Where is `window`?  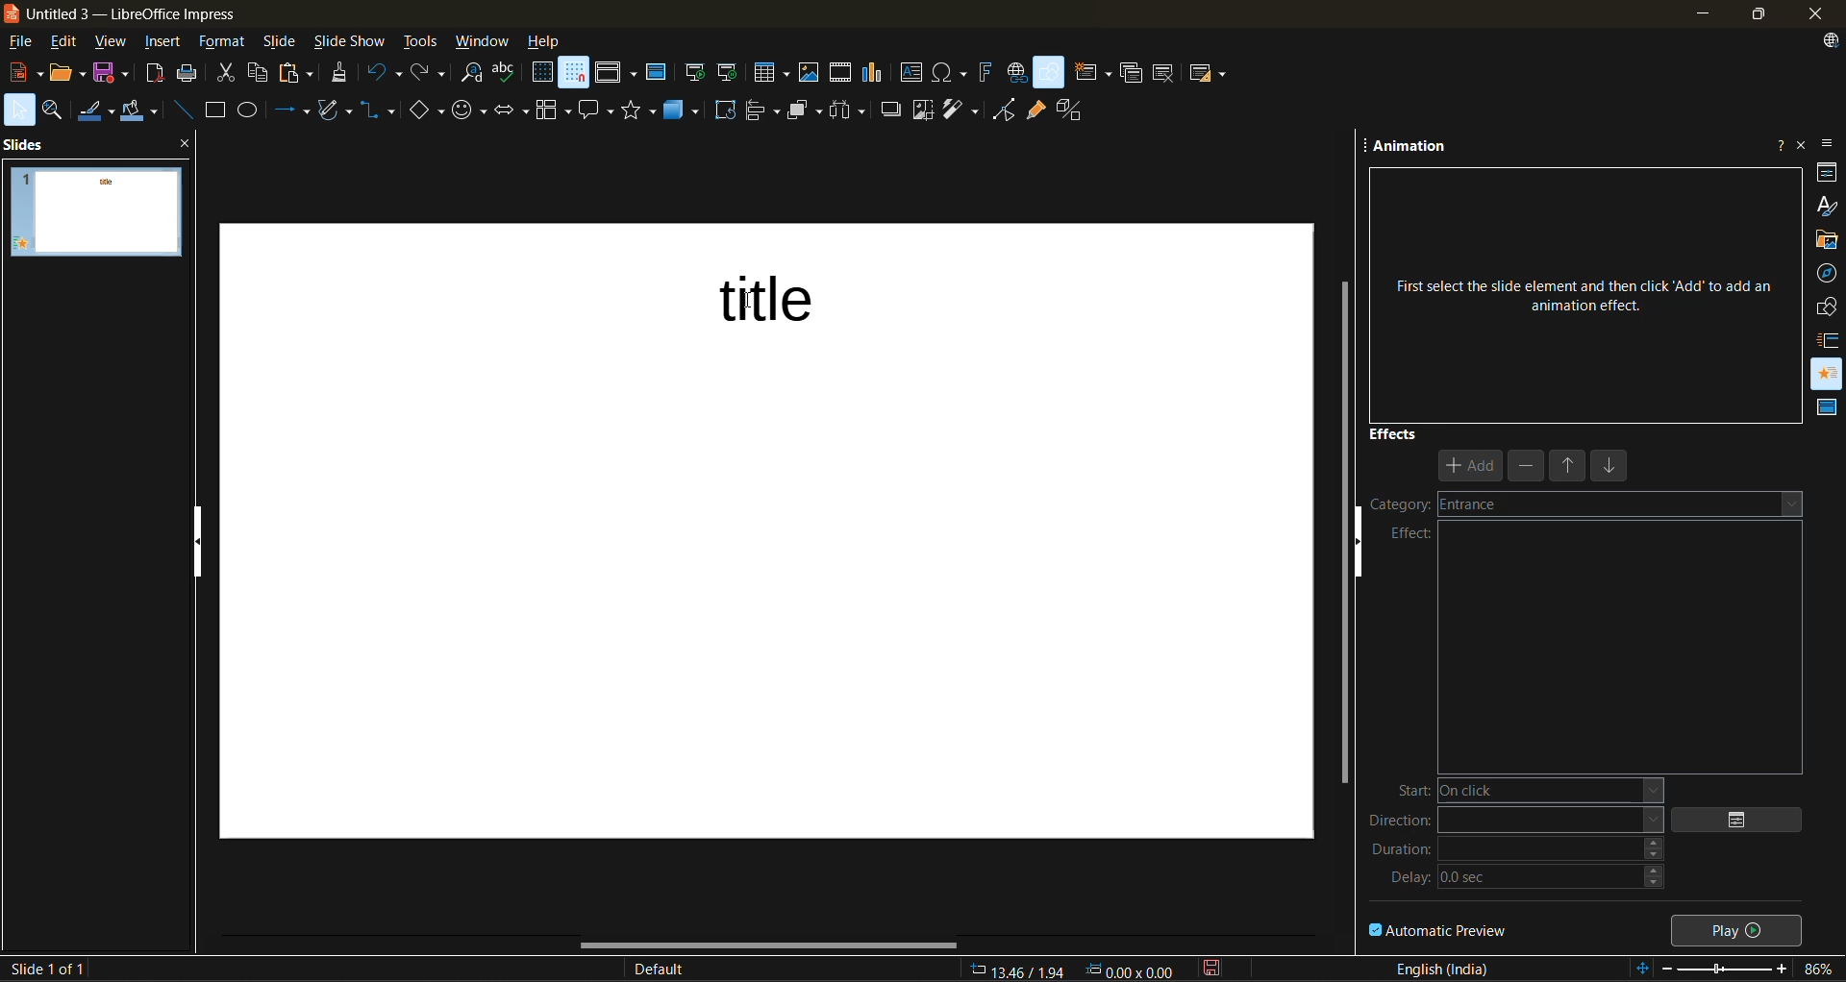
window is located at coordinates (484, 43).